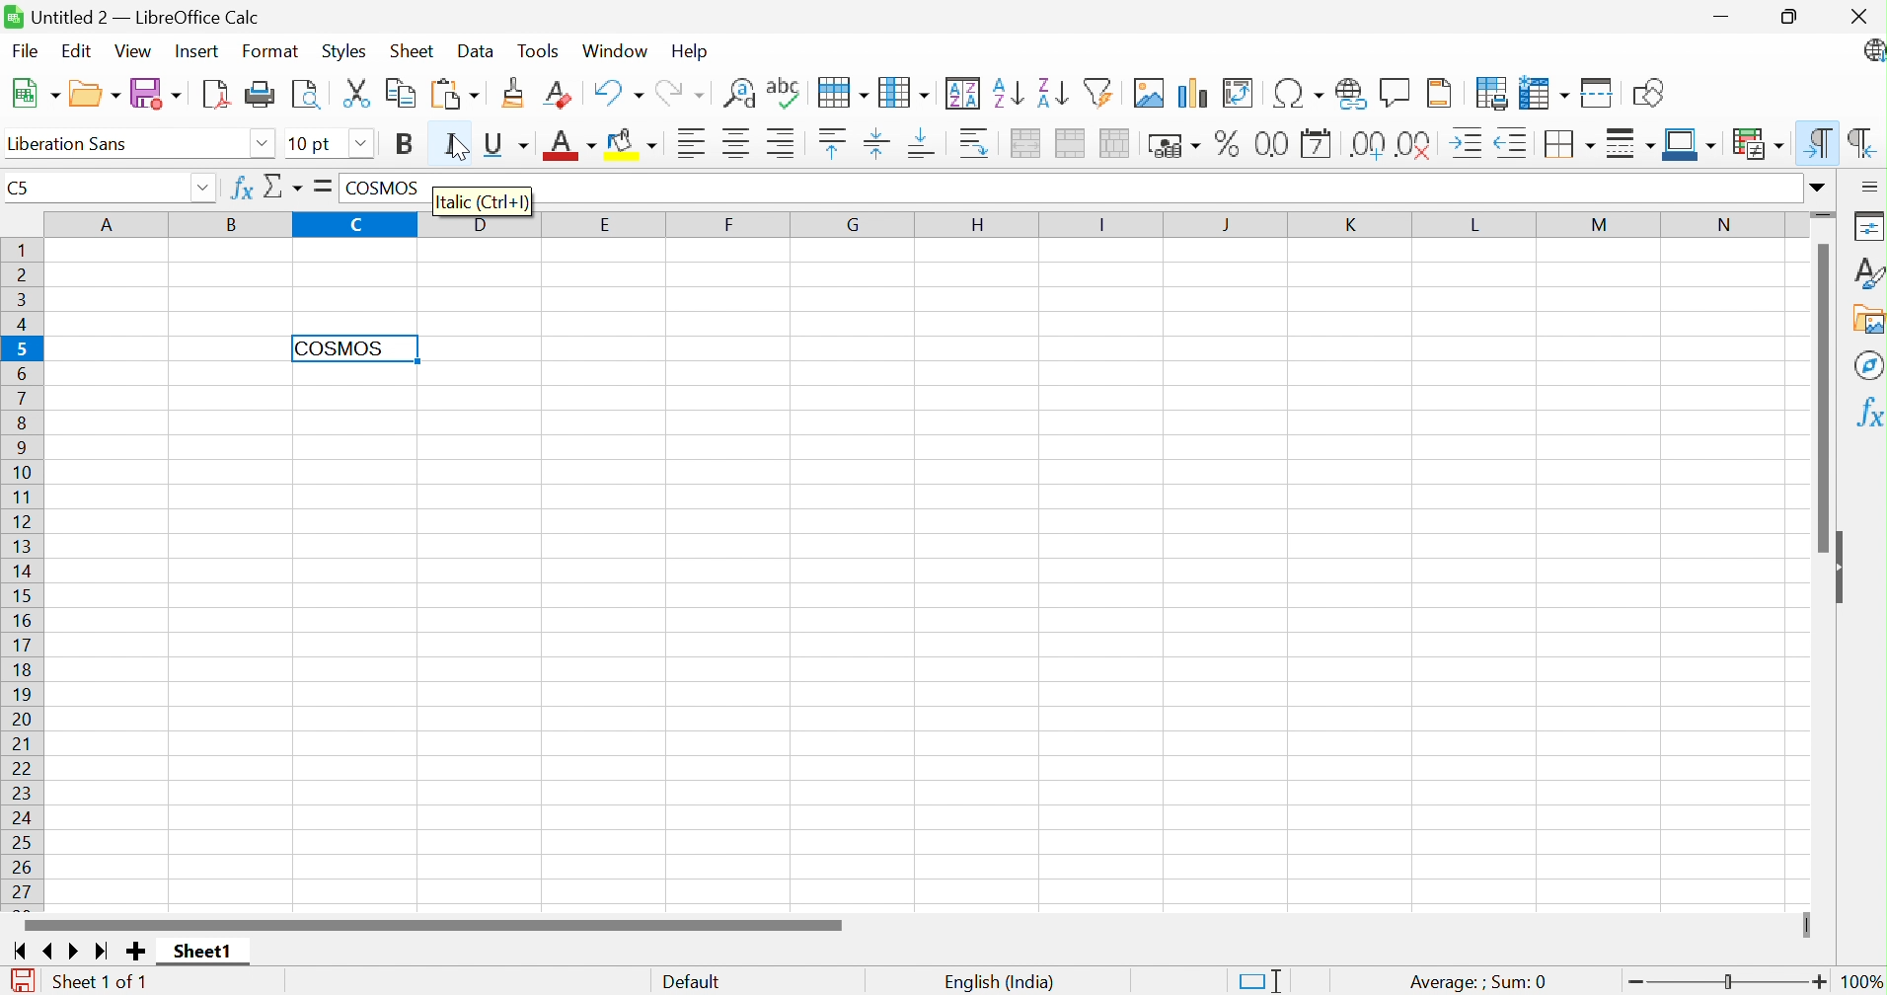 This screenshot has height=995, width=1887. I want to click on The document has been modified. Click to save the document., so click(23, 981).